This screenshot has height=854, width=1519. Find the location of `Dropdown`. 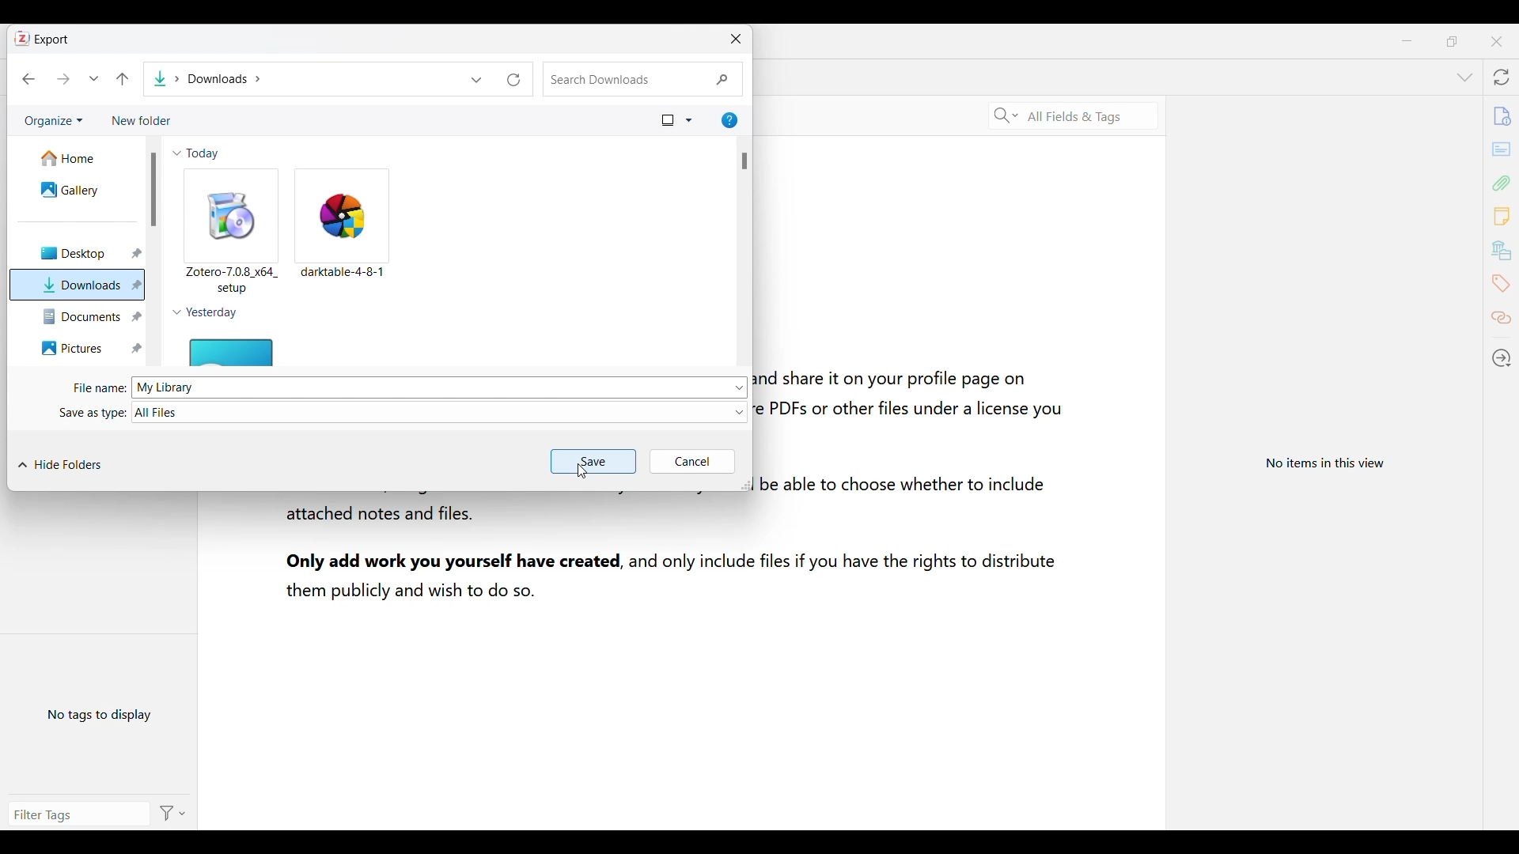

Dropdown is located at coordinates (96, 78).